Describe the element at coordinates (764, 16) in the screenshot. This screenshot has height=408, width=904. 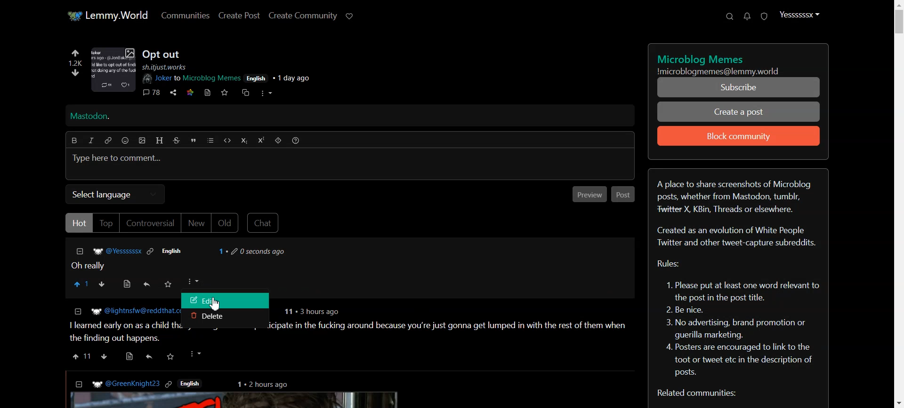
I see `Unread report` at that location.